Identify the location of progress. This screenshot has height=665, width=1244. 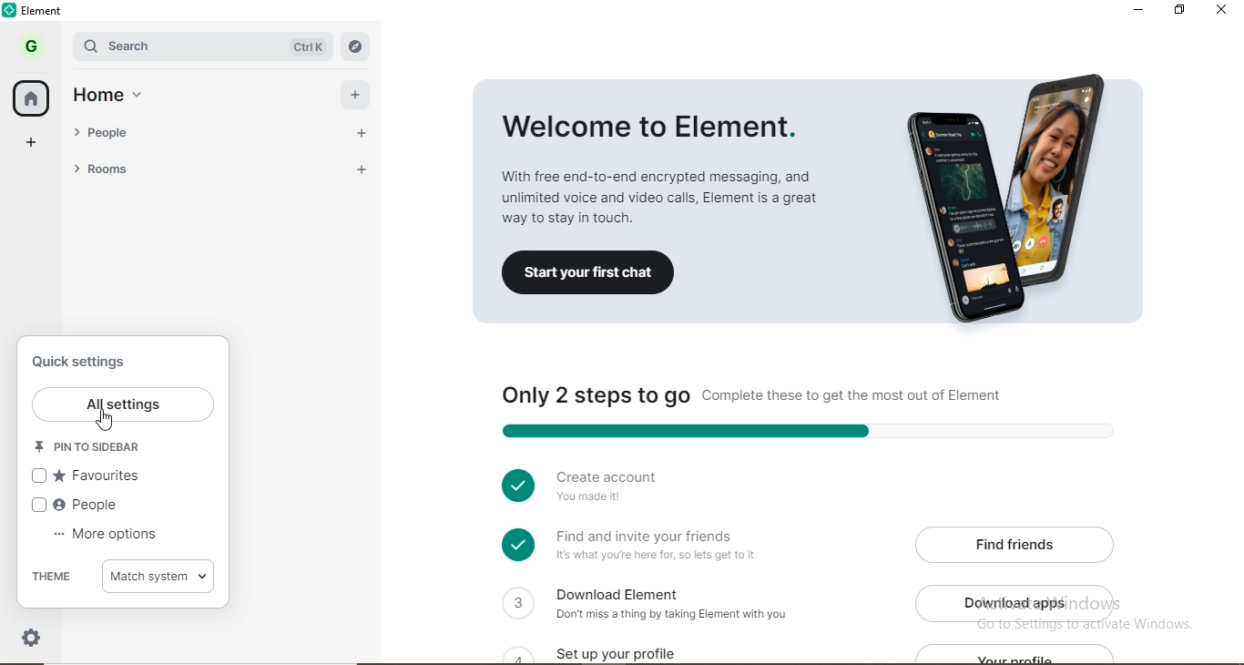
(801, 430).